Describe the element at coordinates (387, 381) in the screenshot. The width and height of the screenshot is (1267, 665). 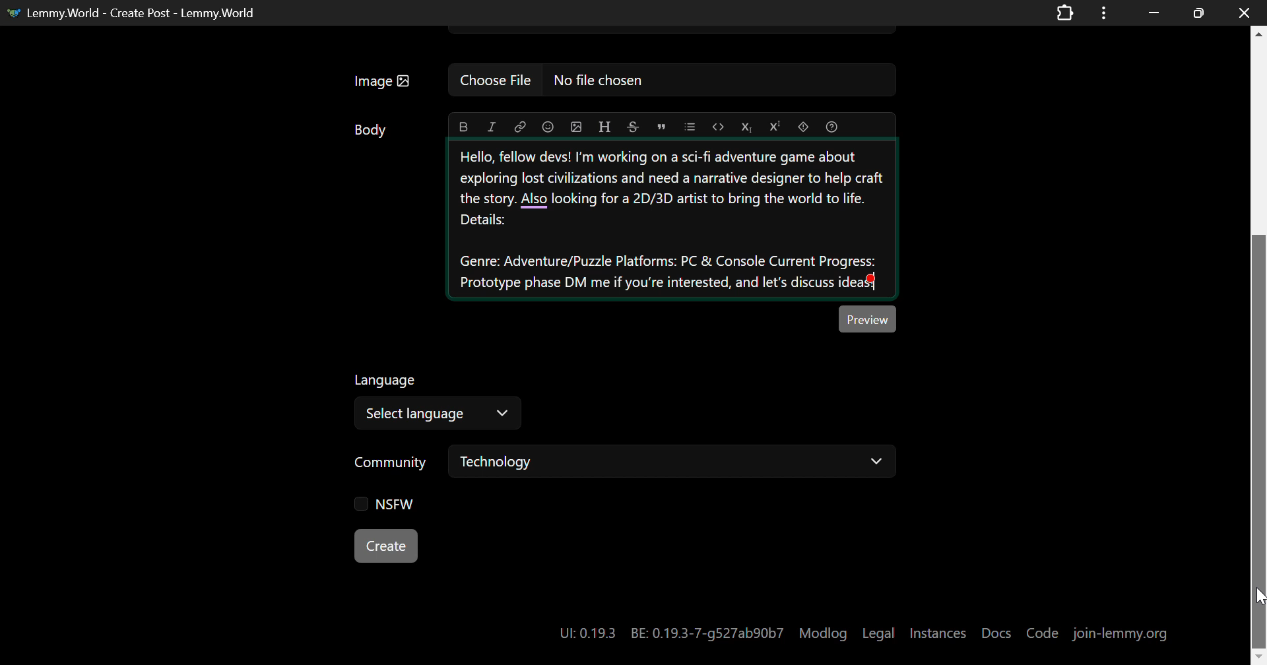
I see `Language` at that location.